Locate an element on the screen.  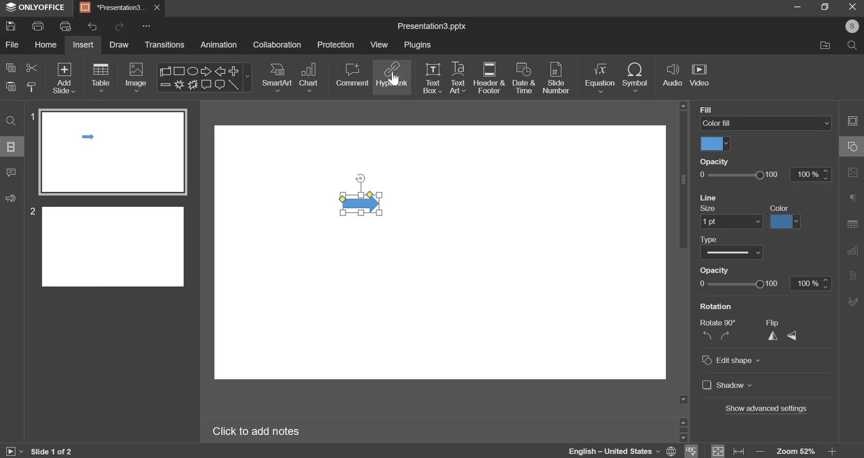
Image settings is located at coordinates (853, 173).